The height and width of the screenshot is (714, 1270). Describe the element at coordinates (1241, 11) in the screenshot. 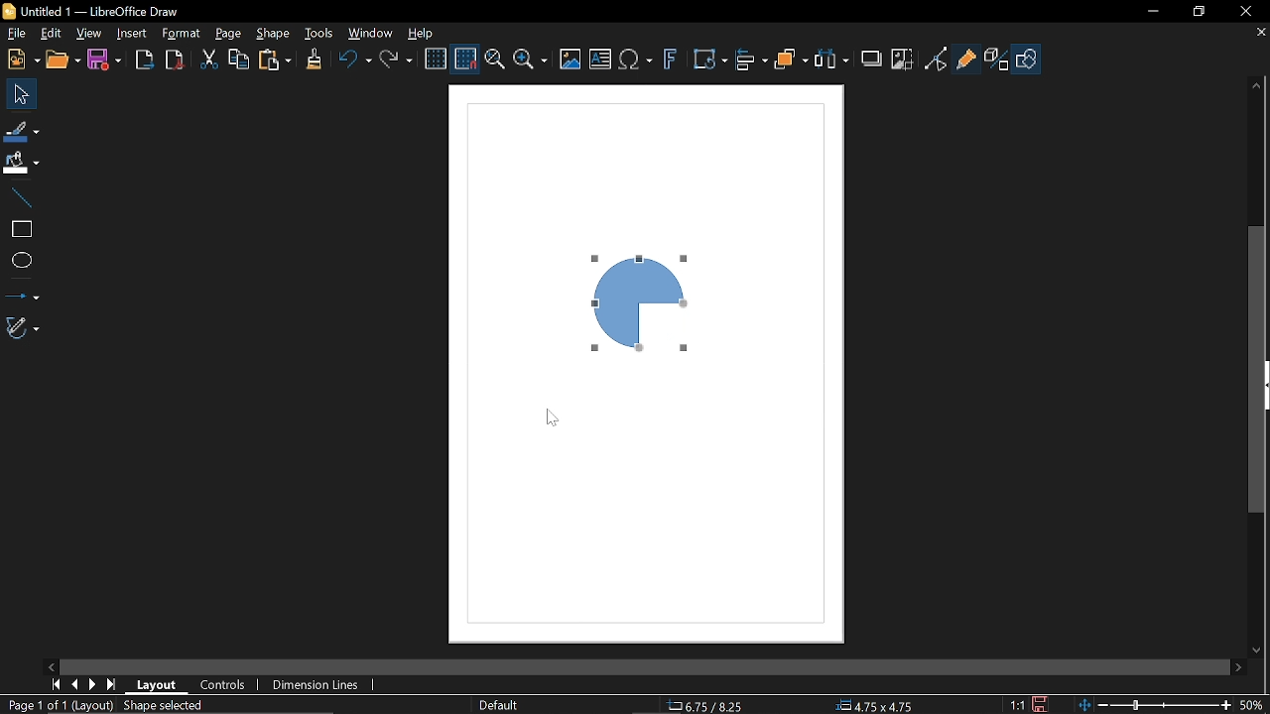

I see `Close` at that location.